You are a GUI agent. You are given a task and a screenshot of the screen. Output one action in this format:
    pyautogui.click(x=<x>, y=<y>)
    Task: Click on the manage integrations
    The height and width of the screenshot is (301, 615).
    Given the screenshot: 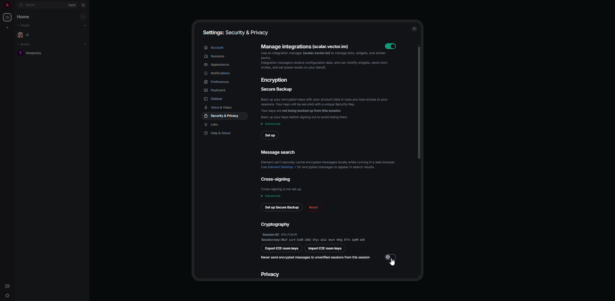 What is the action you would take?
    pyautogui.click(x=321, y=57)
    